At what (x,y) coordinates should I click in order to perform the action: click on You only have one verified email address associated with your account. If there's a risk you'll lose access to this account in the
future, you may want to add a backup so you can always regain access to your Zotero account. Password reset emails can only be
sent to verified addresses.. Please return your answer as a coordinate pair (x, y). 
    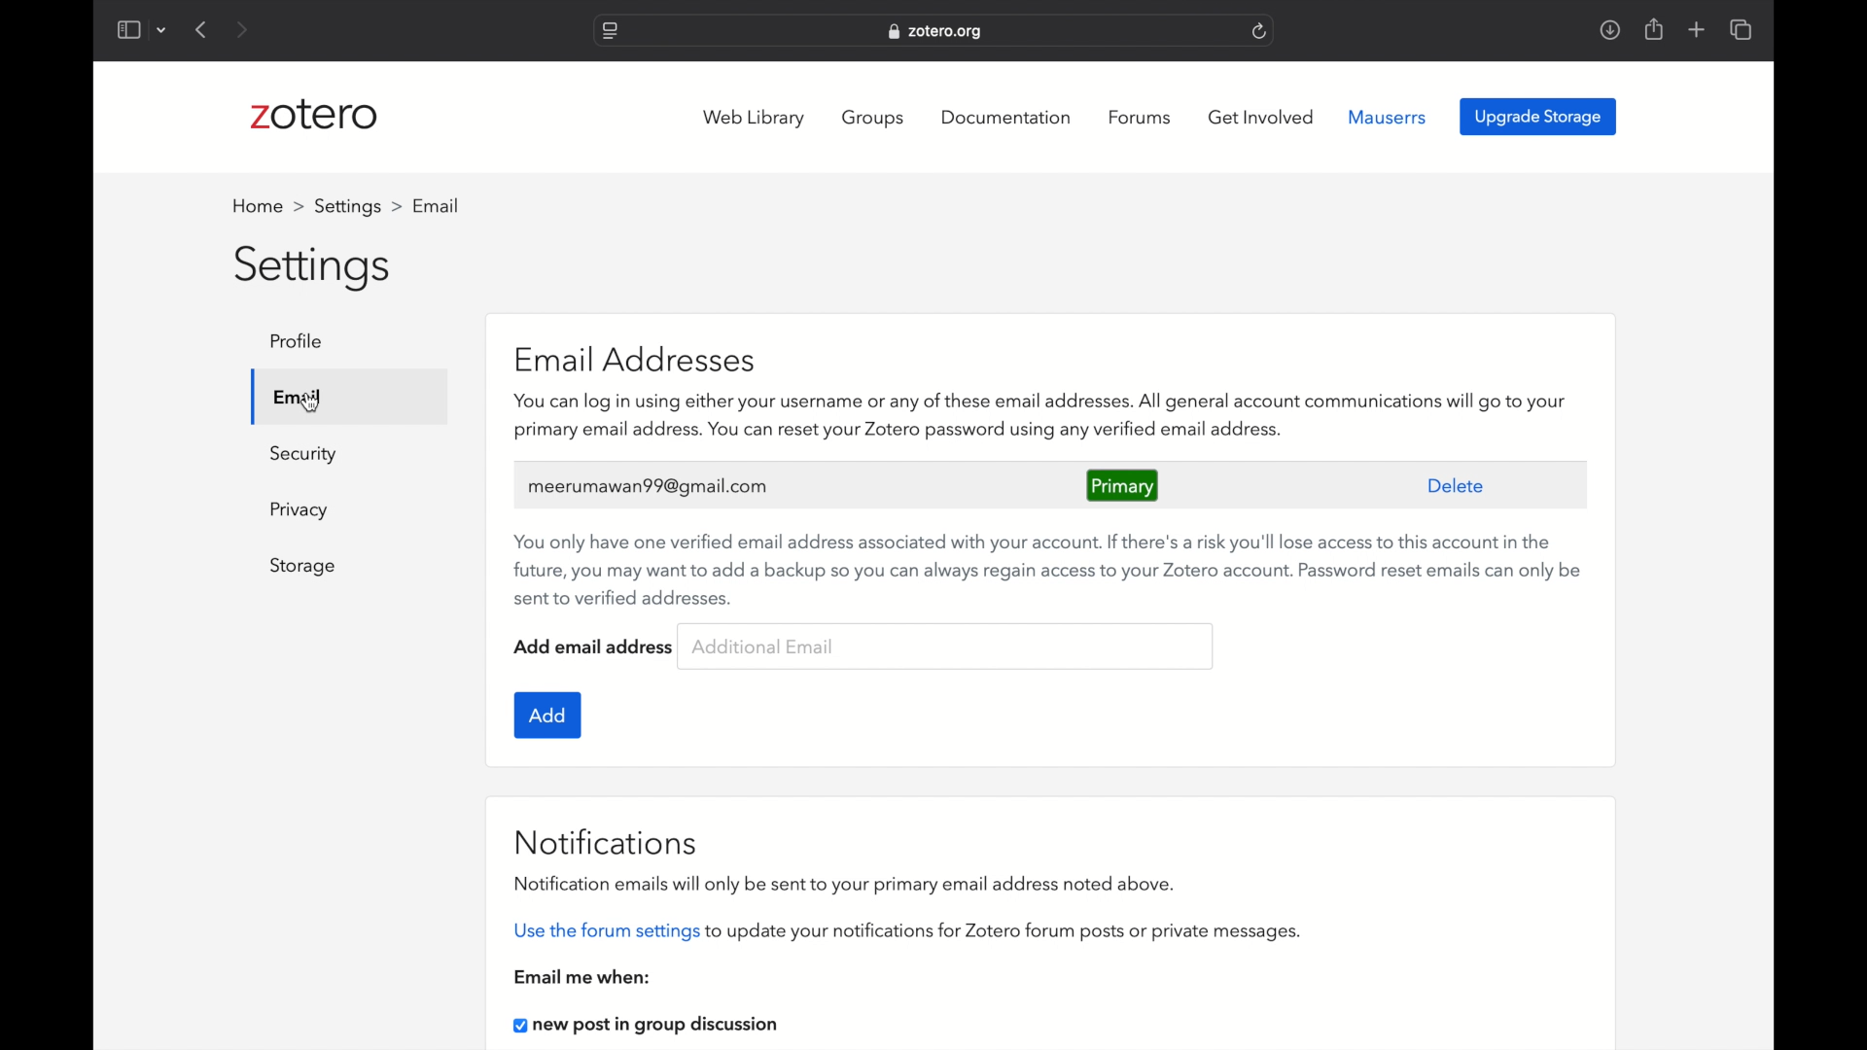
    Looking at the image, I should click on (1044, 568).